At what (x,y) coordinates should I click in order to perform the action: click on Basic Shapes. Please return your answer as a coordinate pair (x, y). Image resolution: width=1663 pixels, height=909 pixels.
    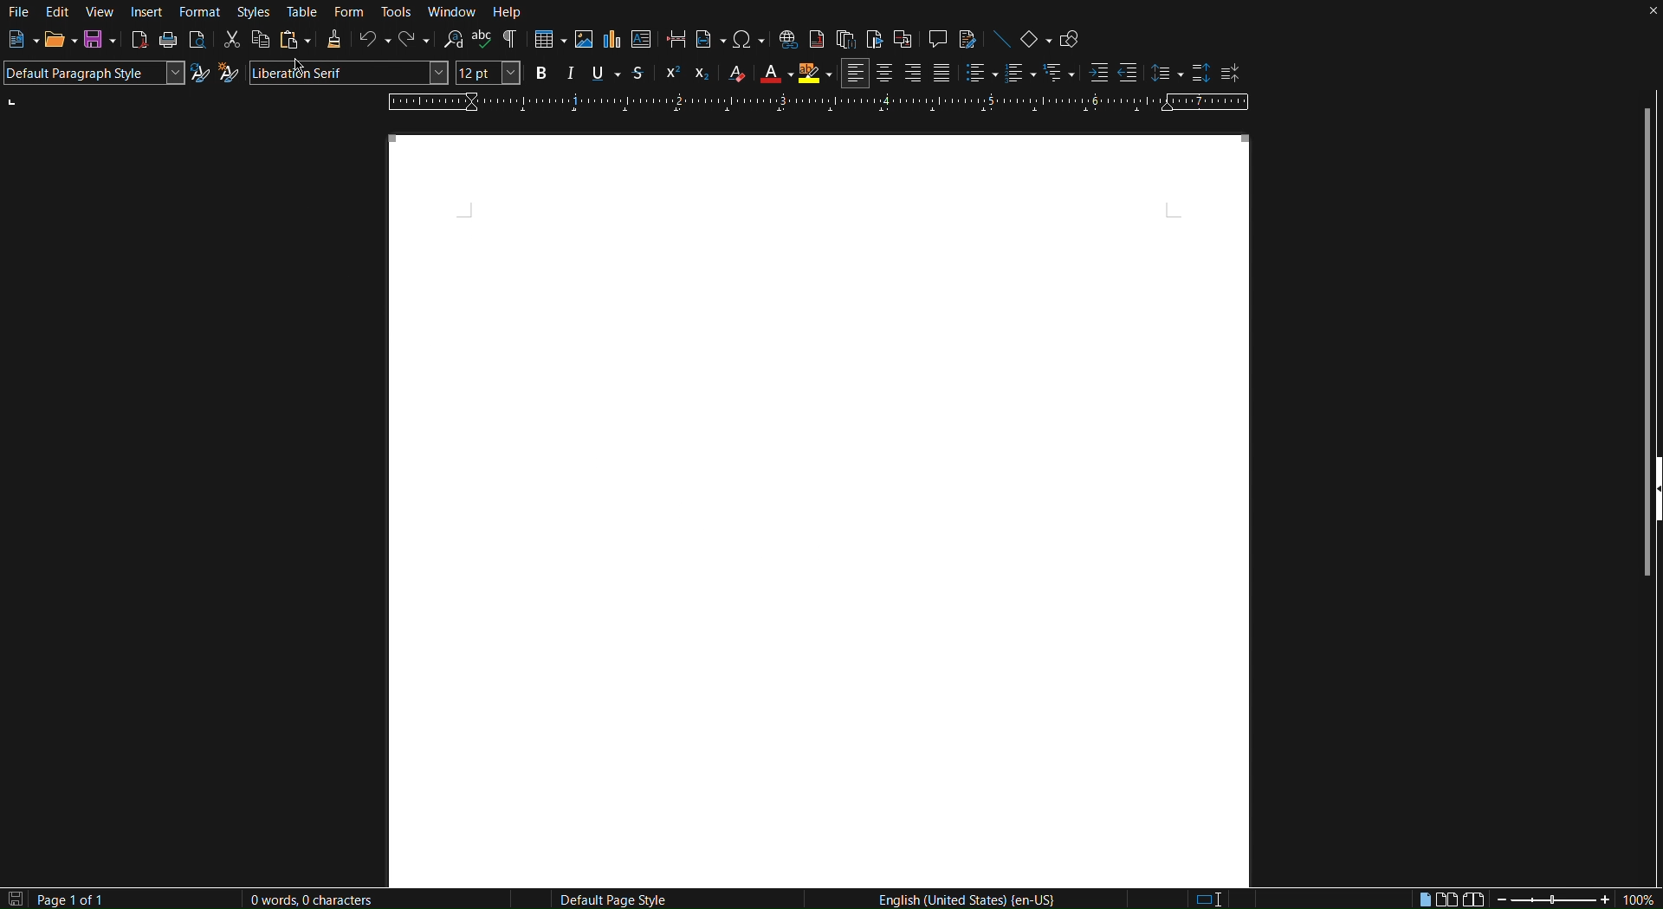
    Looking at the image, I should click on (1037, 42).